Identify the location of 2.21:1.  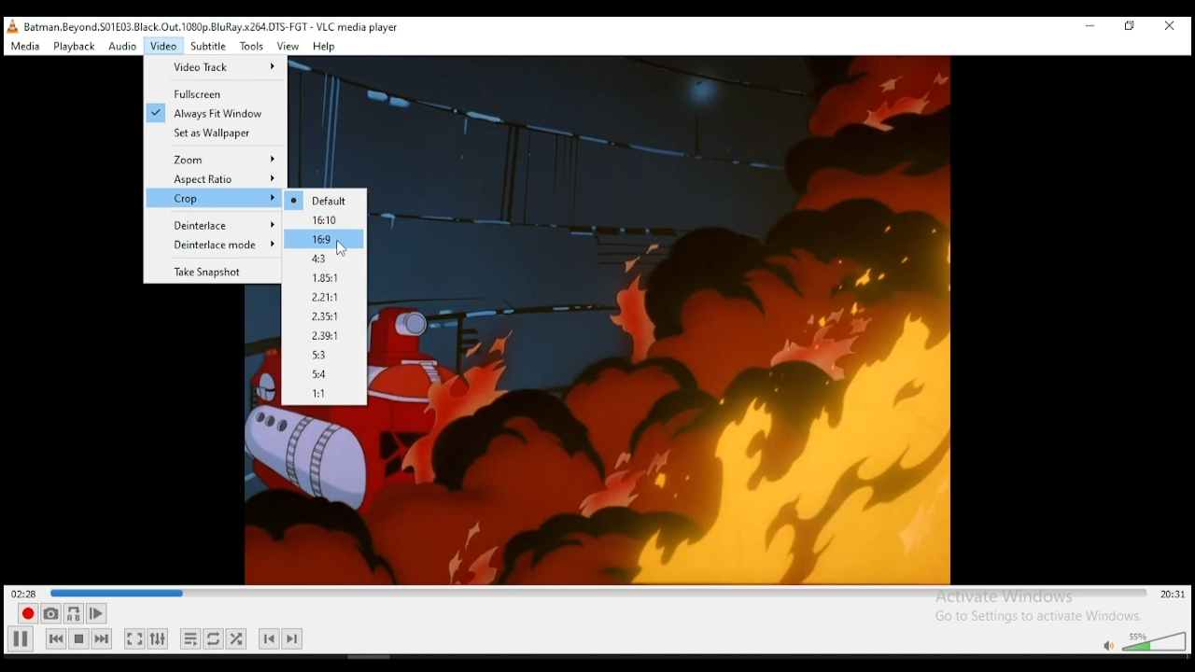
(324, 296).